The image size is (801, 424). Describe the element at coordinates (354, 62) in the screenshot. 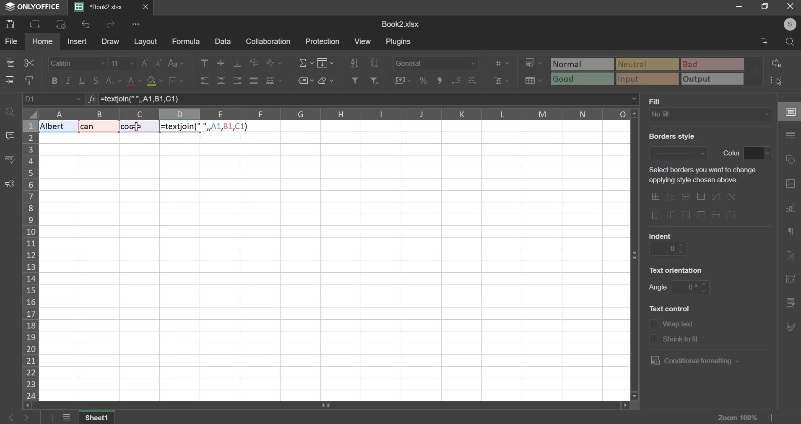

I see `sort ascending` at that location.